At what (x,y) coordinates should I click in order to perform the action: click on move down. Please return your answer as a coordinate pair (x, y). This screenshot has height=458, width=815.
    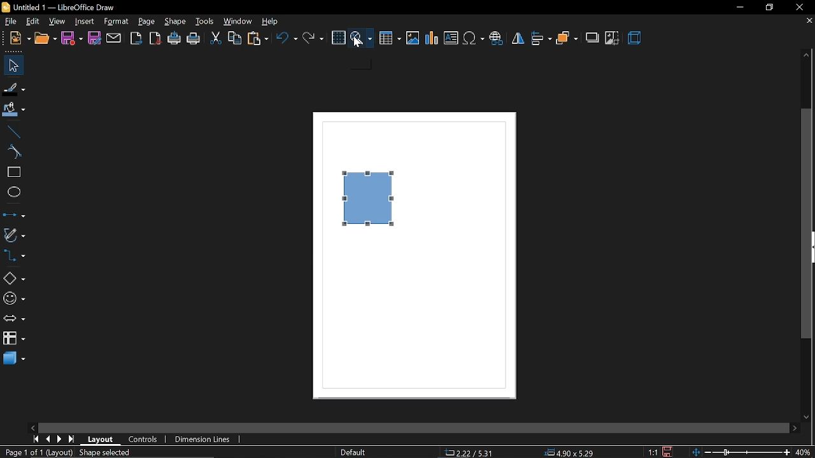
    Looking at the image, I should click on (809, 417).